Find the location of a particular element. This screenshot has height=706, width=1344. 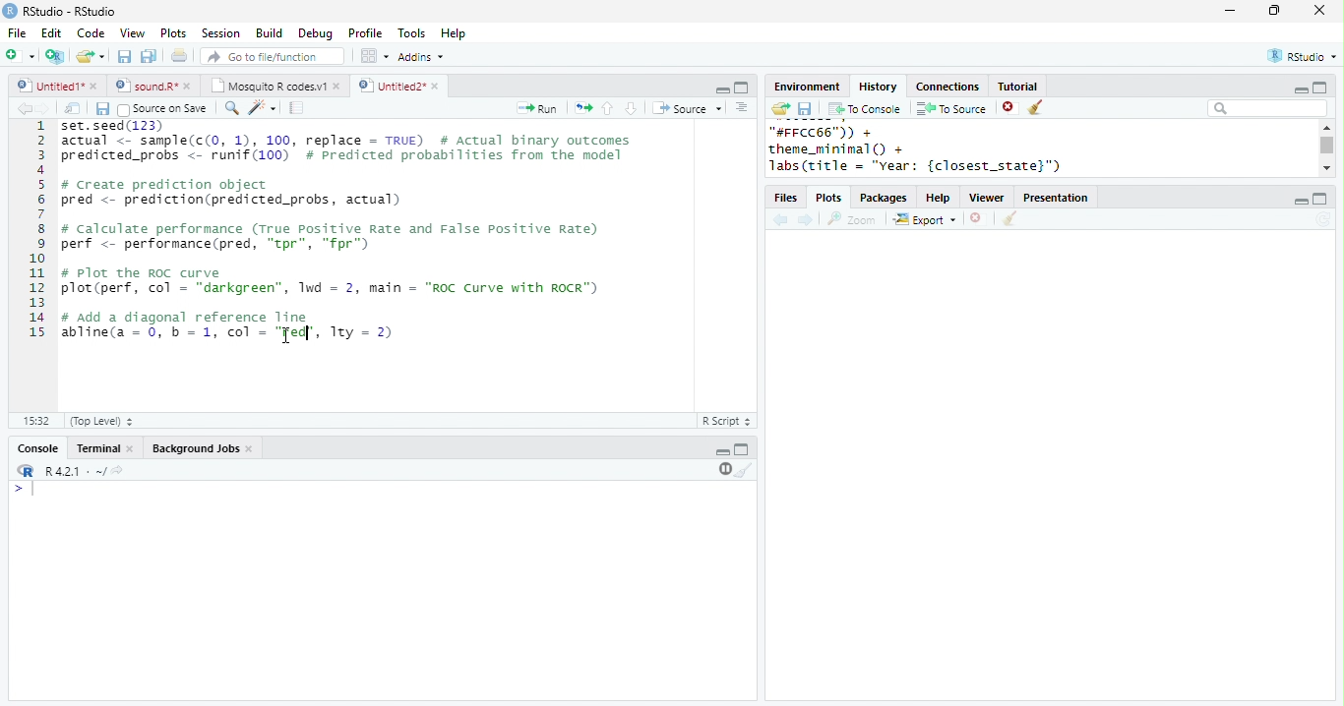

Tutorial is located at coordinates (1016, 86).